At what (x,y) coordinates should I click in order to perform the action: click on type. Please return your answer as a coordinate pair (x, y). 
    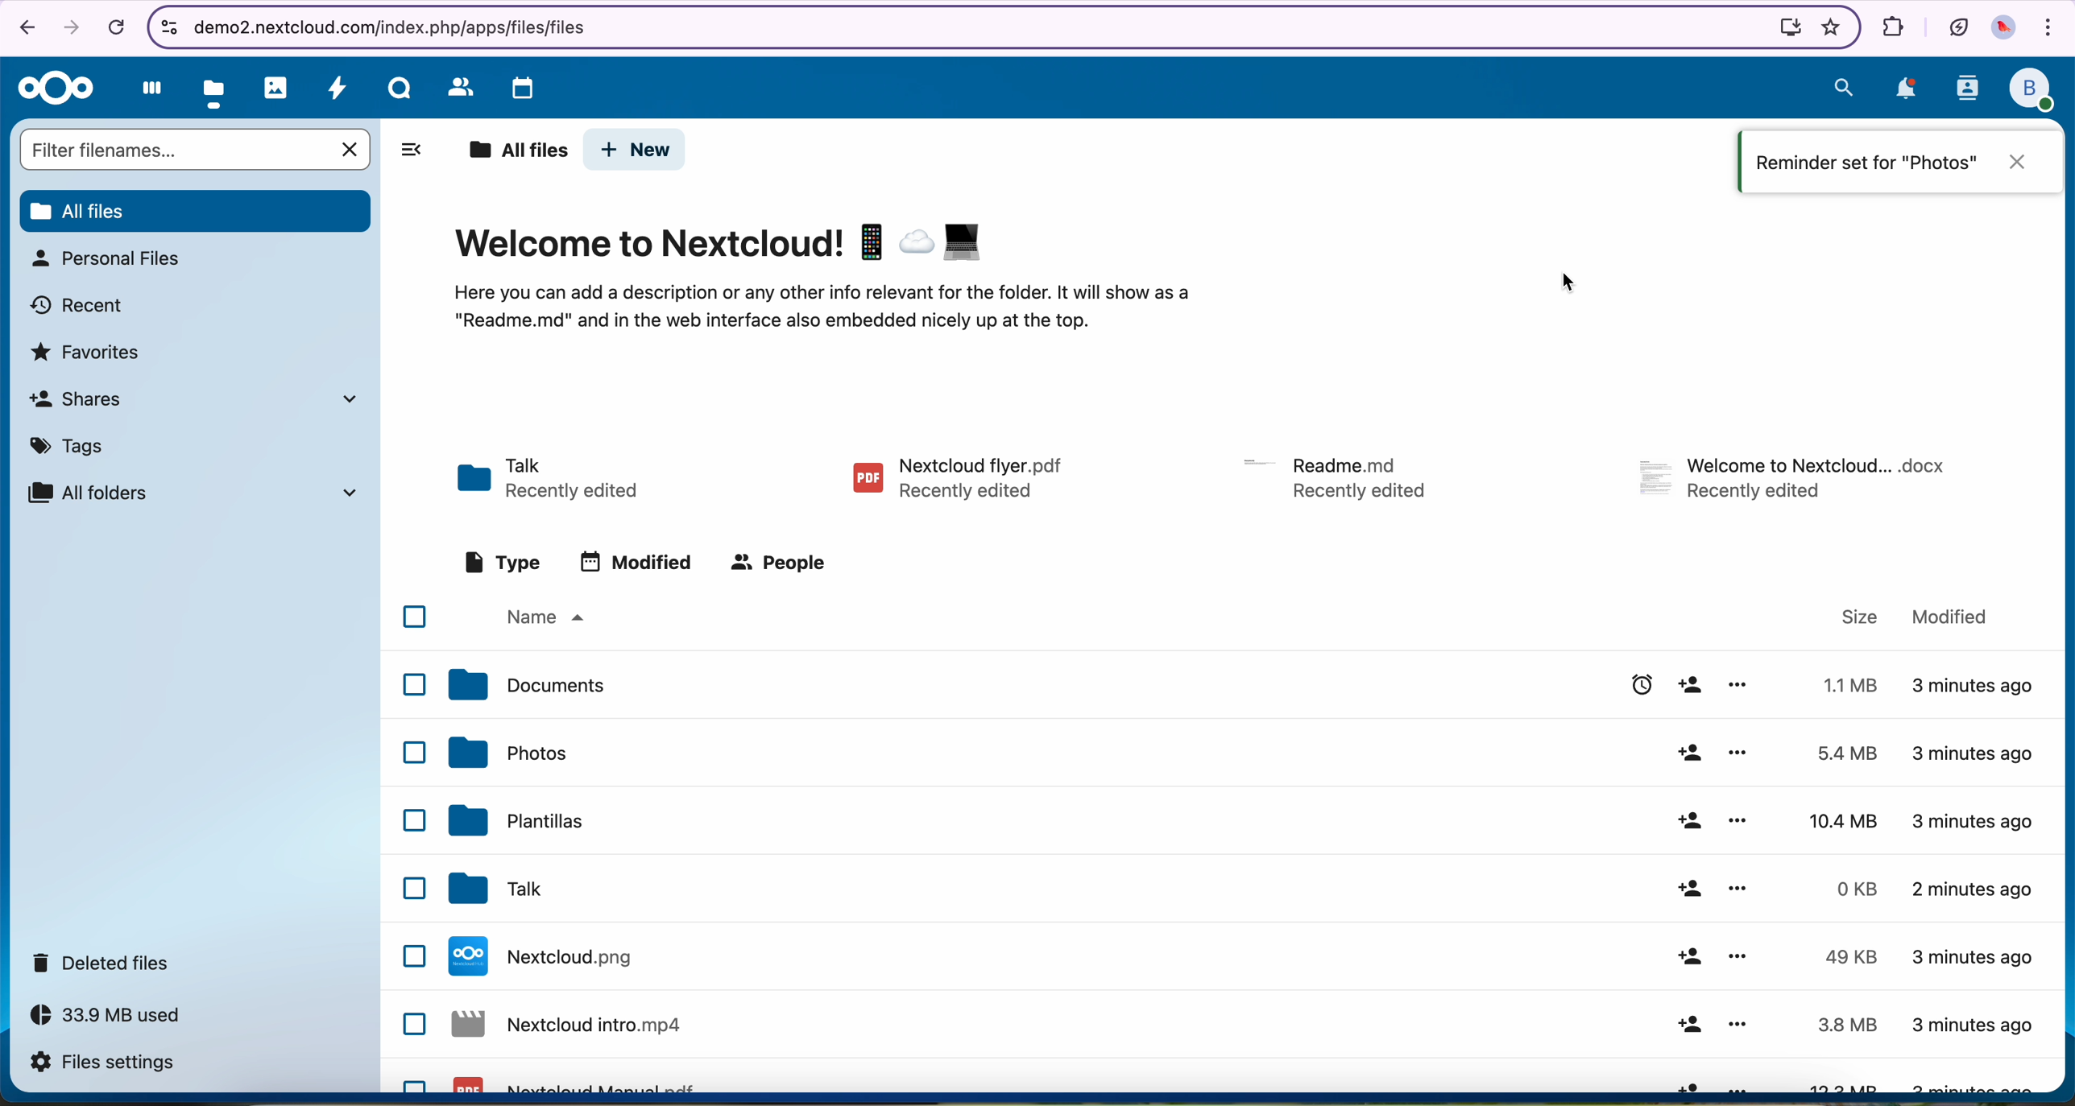
    Looking at the image, I should click on (500, 561).